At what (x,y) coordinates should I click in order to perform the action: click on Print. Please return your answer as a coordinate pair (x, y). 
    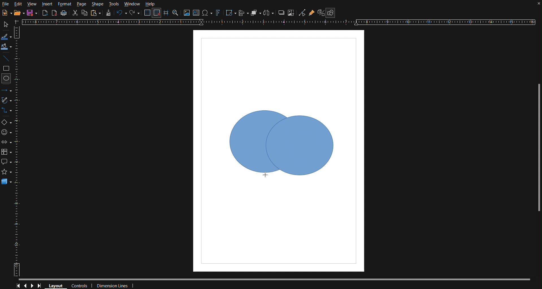
    Looking at the image, I should click on (64, 13).